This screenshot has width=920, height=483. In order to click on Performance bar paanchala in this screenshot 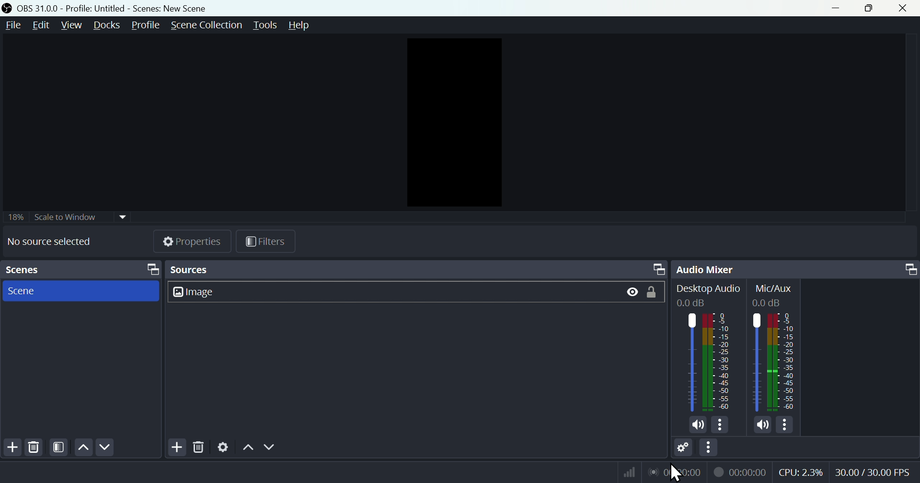, I will do `click(848, 474)`.